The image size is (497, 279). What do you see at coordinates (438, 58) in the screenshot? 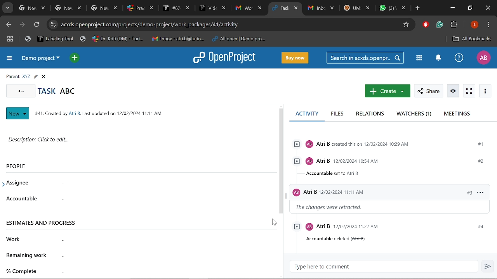
I see `Notifications` at bounding box center [438, 58].